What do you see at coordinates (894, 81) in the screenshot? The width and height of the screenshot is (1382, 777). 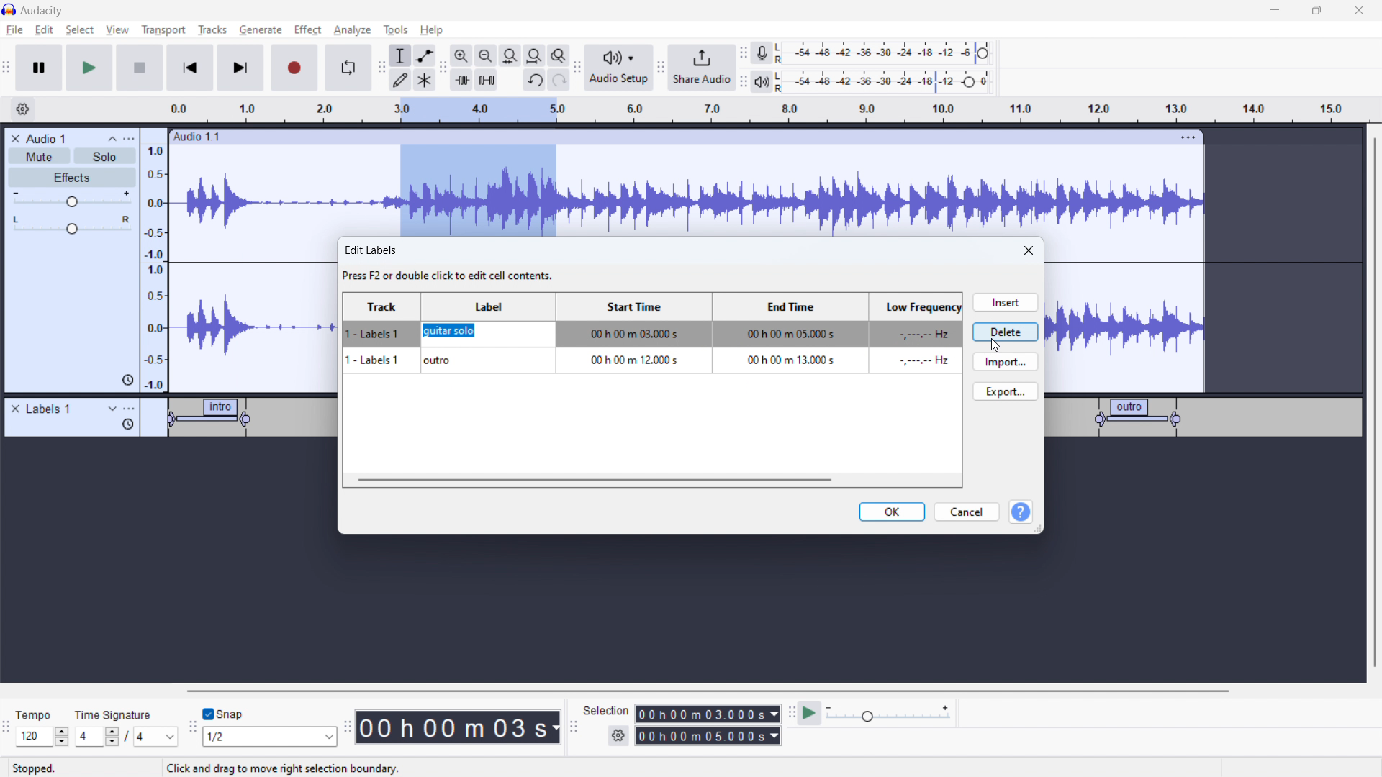 I see `playback level` at bounding box center [894, 81].